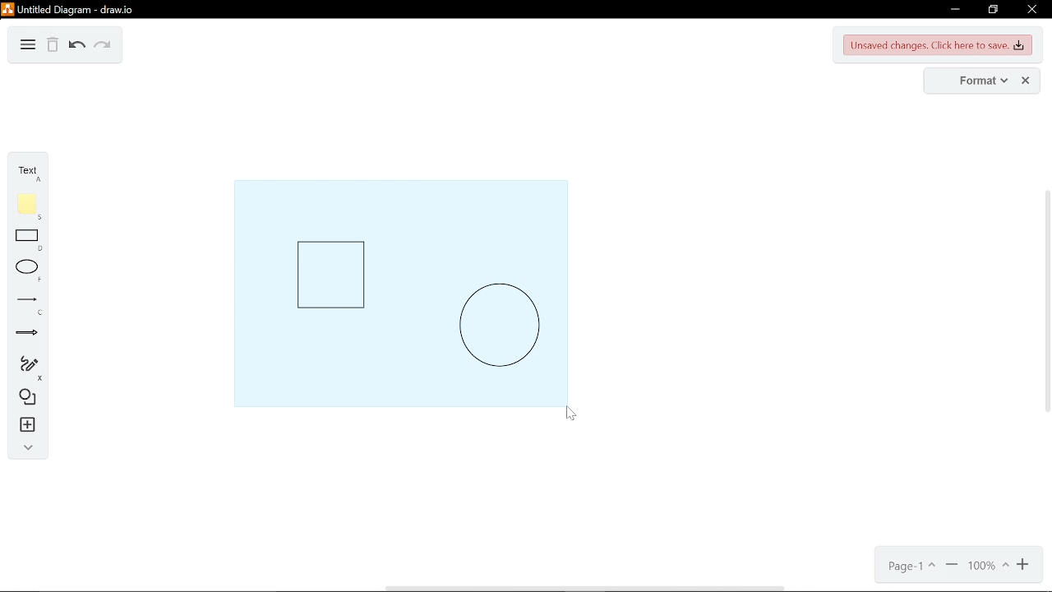 The height and width of the screenshot is (592, 1052). I want to click on minimize, so click(953, 11).